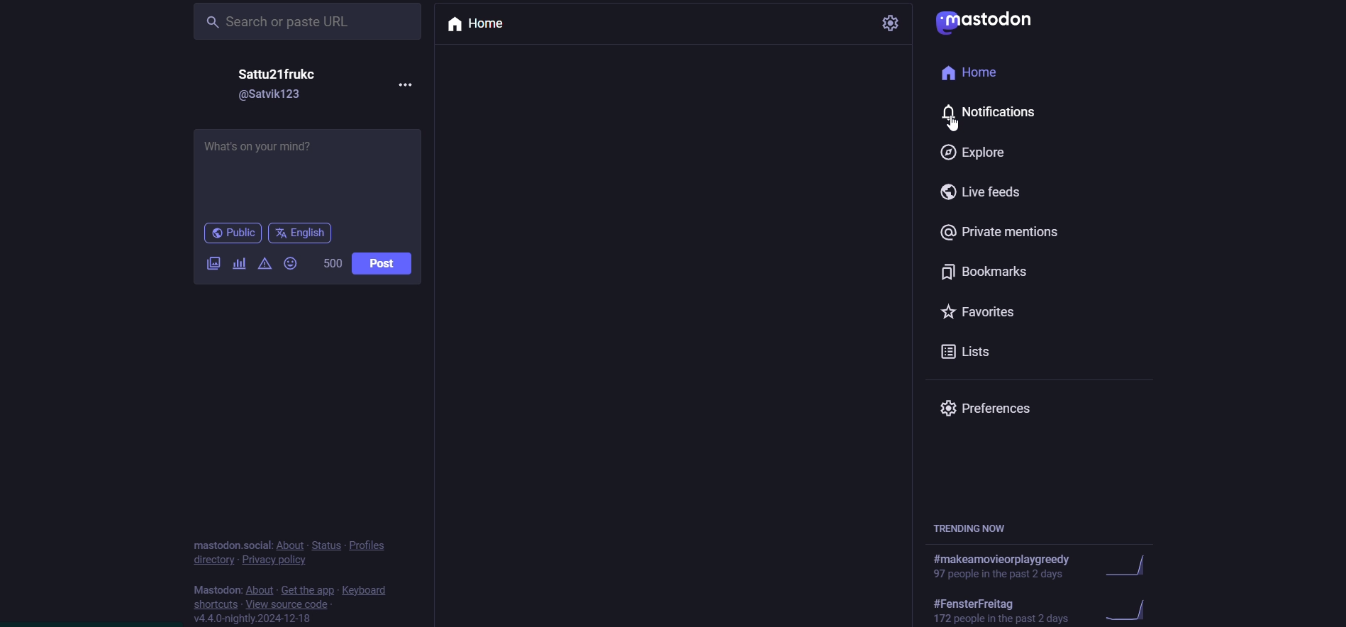 The height and width of the screenshot is (627, 1346). What do you see at coordinates (218, 605) in the screenshot?
I see `shortcuts` at bounding box center [218, 605].